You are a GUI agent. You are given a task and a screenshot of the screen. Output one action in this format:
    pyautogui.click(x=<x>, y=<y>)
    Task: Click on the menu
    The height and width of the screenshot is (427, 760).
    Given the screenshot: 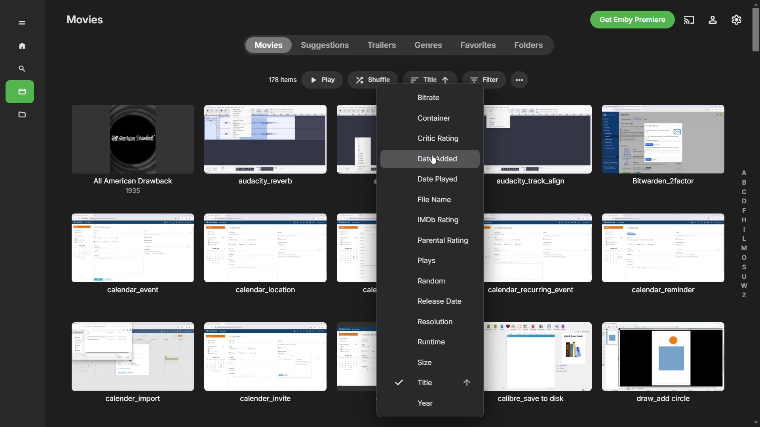 What is the action you would take?
    pyautogui.click(x=520, y=80)
    